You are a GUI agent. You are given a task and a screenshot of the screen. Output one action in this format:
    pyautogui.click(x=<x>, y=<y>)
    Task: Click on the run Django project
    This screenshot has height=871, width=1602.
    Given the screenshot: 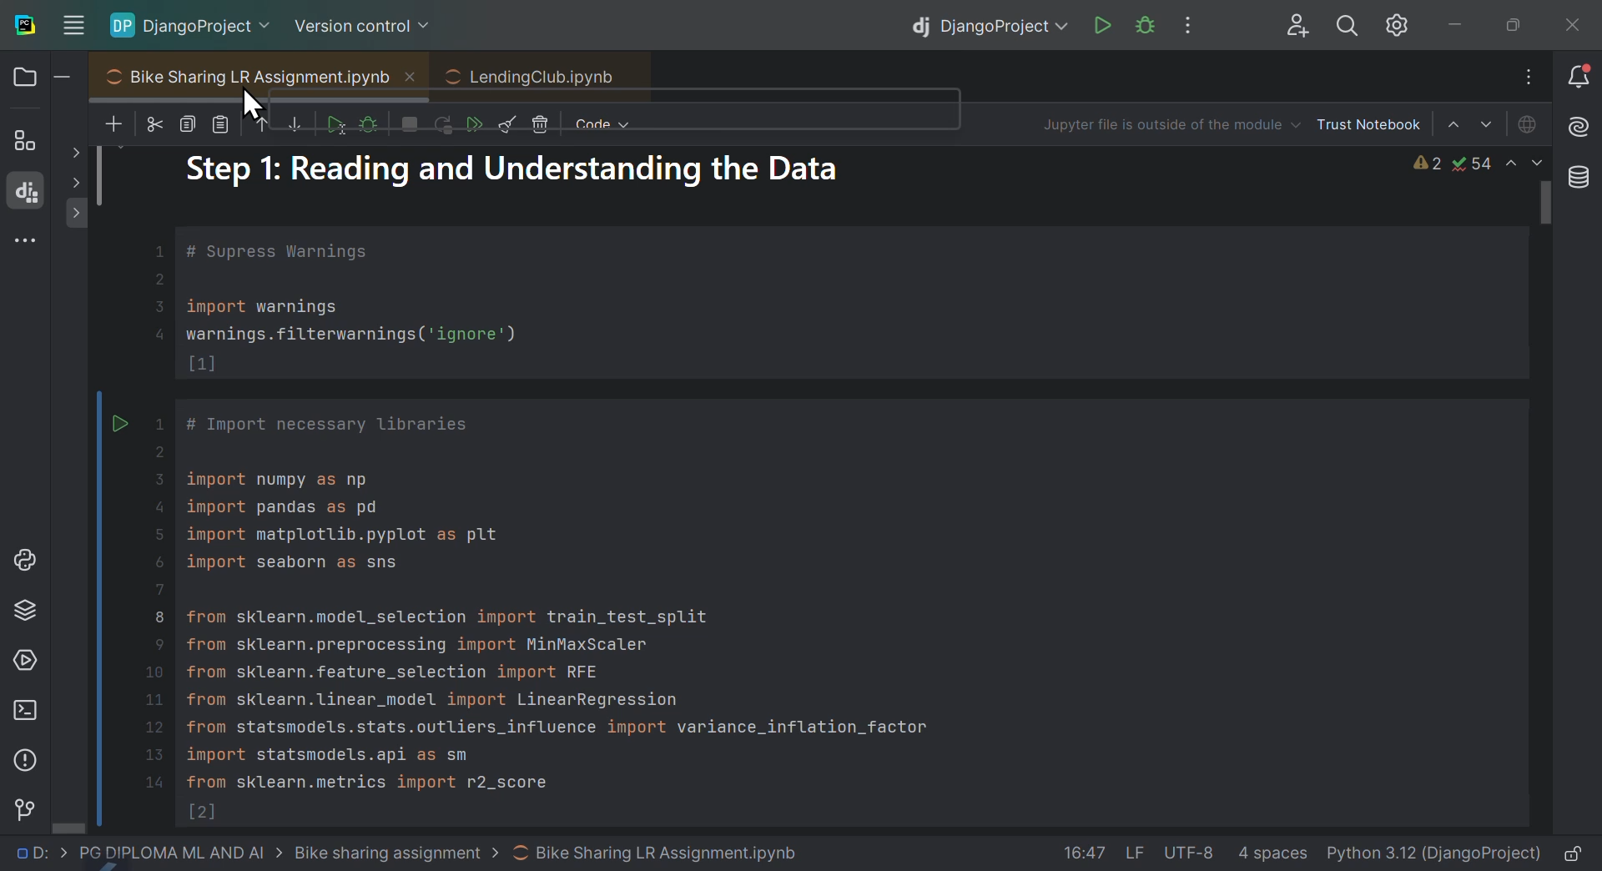 What is the action you would take?
    pyautogui.click(x=1097, y=24)
    